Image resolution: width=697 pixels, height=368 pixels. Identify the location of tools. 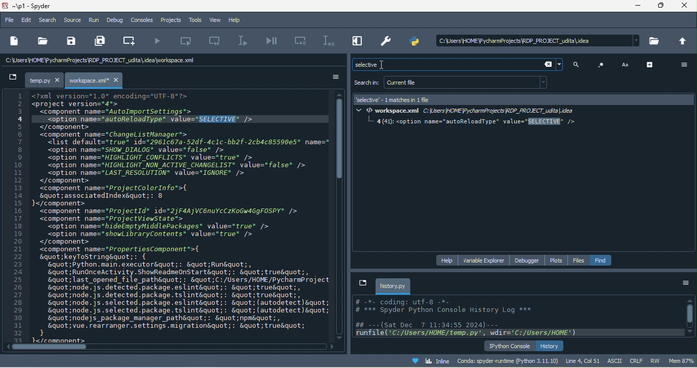
(193, 20).